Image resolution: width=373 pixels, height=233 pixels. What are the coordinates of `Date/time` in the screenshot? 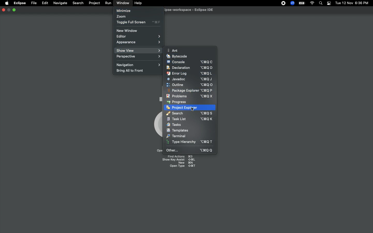 It's located at (352, 3).